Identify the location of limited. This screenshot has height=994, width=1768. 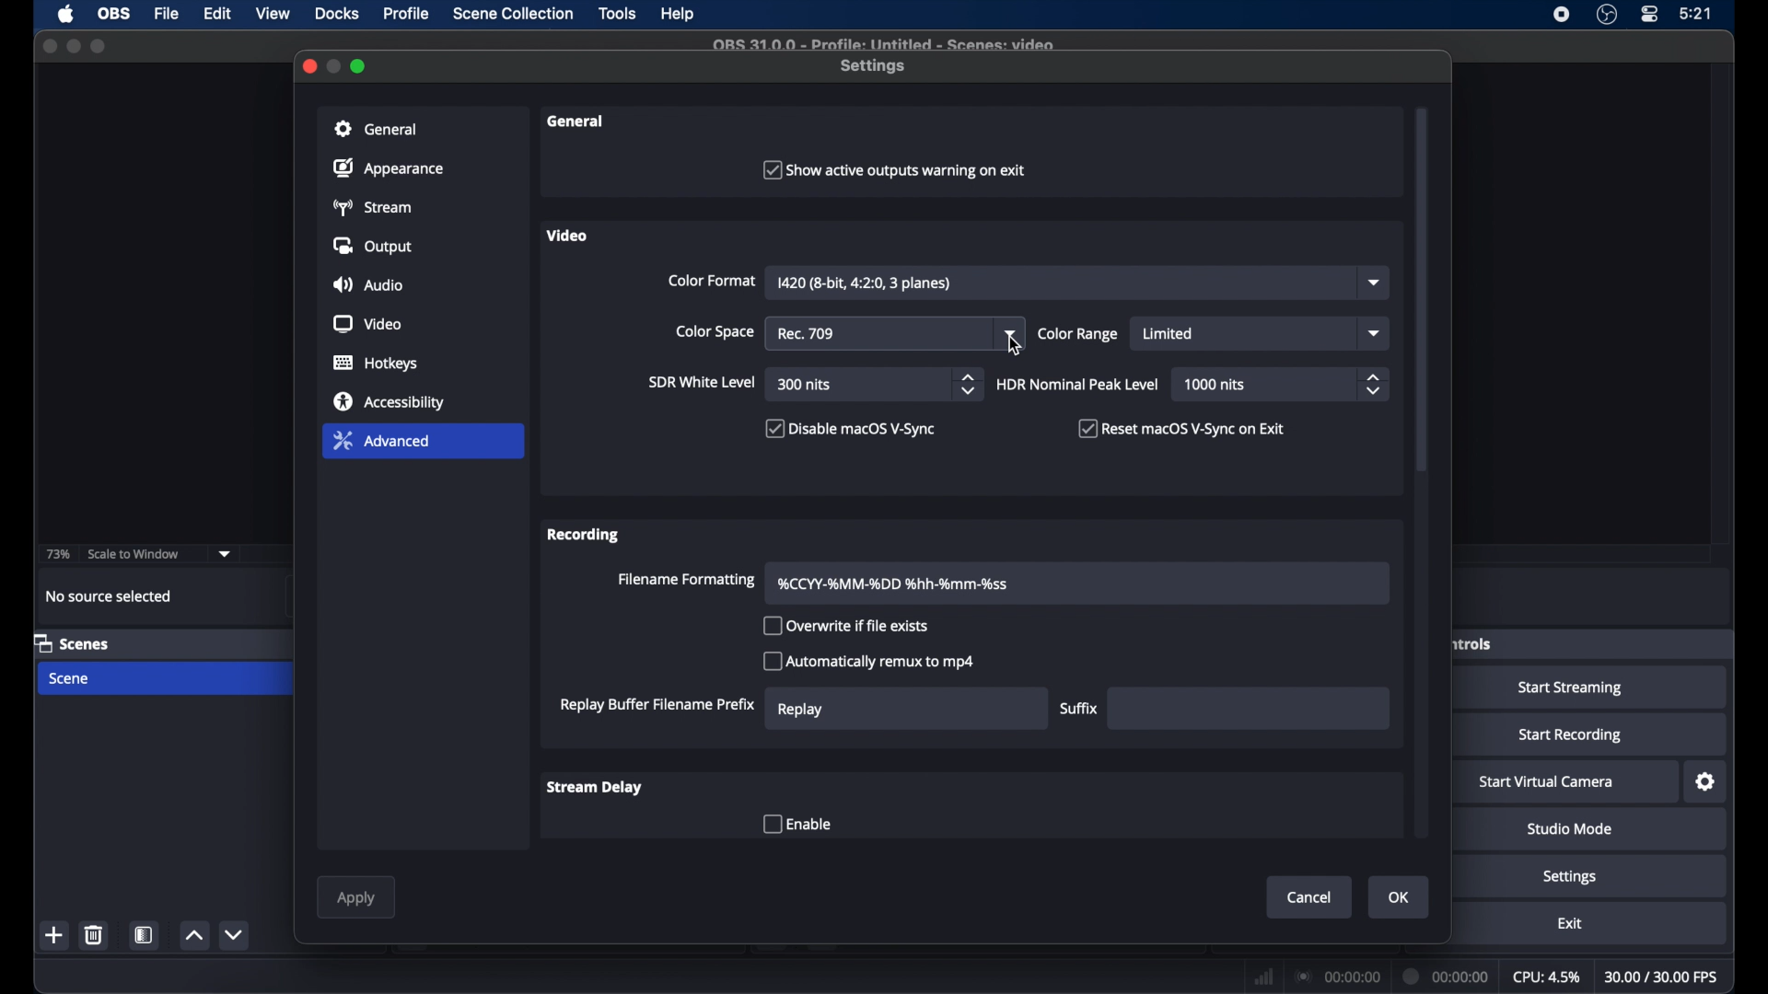
(1169, 333).